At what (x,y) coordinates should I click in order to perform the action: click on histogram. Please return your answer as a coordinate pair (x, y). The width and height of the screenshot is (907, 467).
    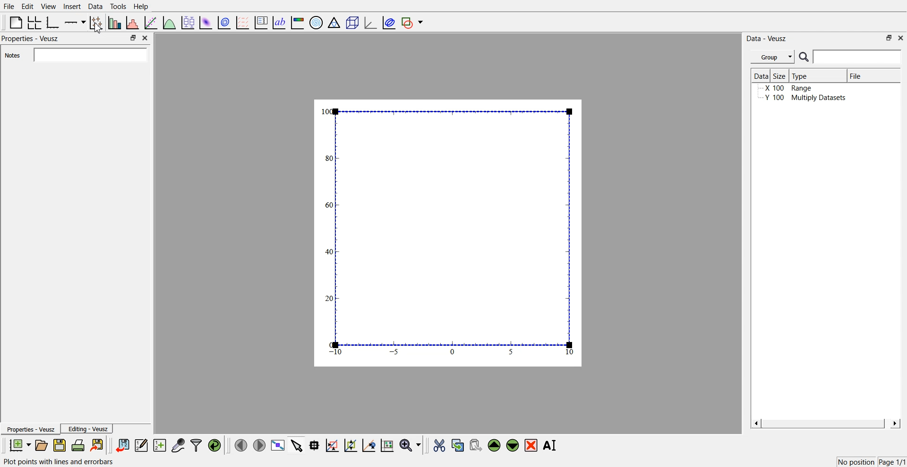
    Looking at the image, I should click on (134, 22).